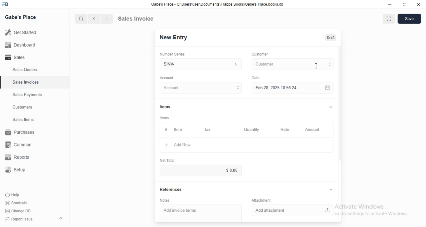 Image resolution: width=426 pixels, height=227 pixels. I want to click on Reports, so click(22, 158).